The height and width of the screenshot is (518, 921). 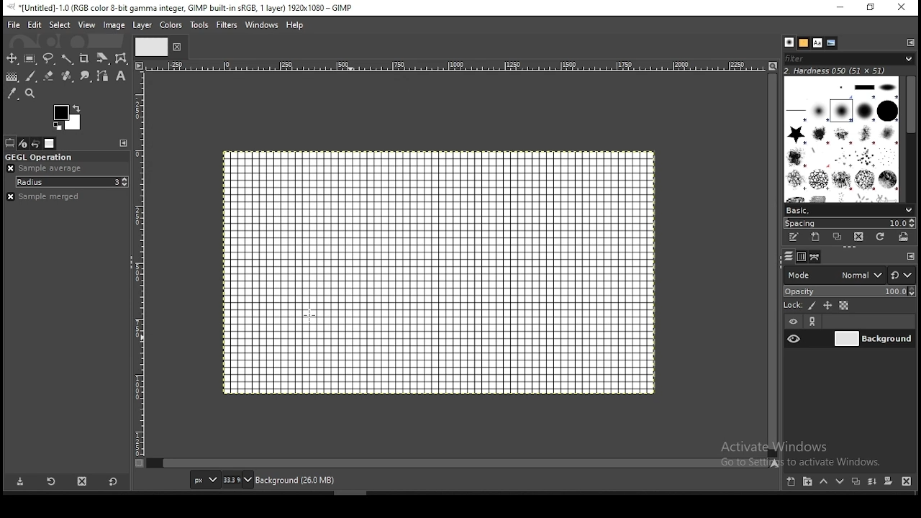 I want to click on add a mask, so click(x=889, y=482).